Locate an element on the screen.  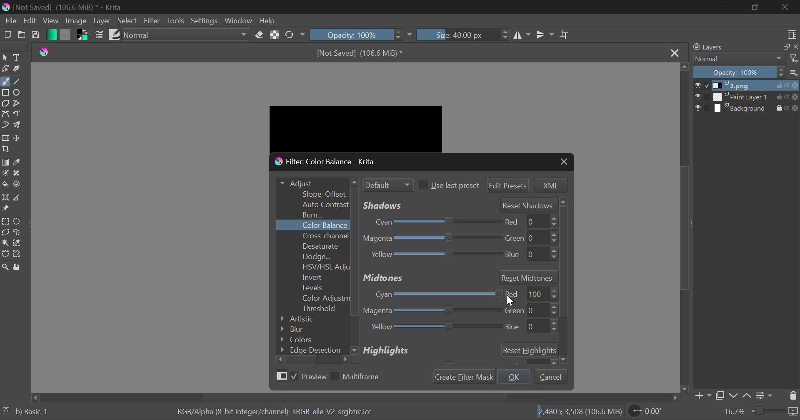
Close is located at coordinates (784, 7).